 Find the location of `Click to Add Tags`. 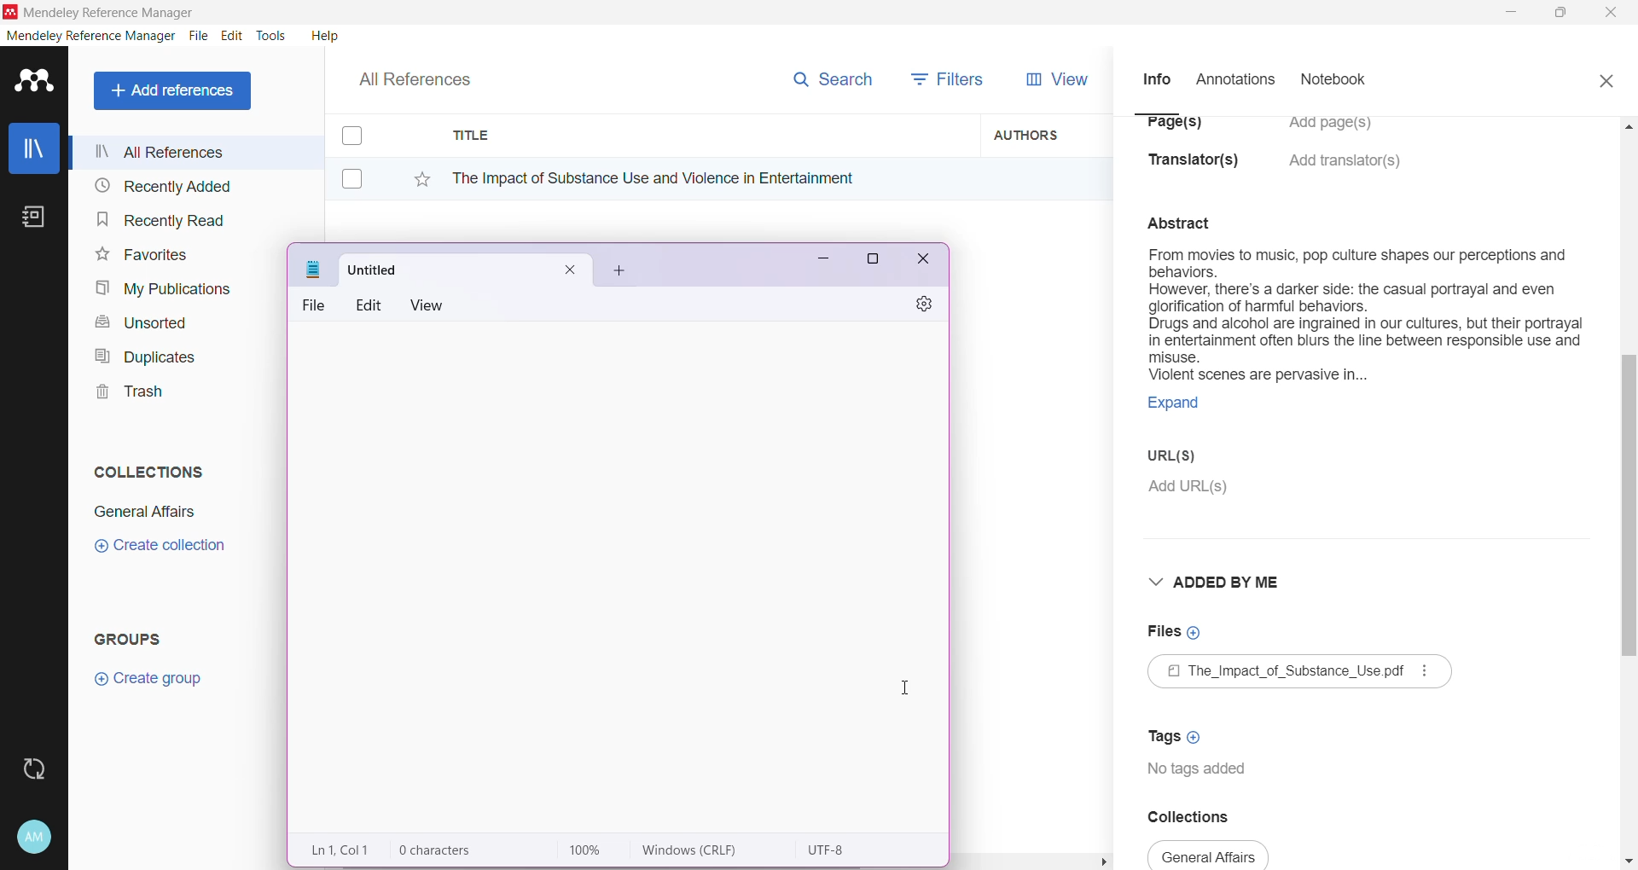

Click to Add Tags is located at coordinates (1178, 731).